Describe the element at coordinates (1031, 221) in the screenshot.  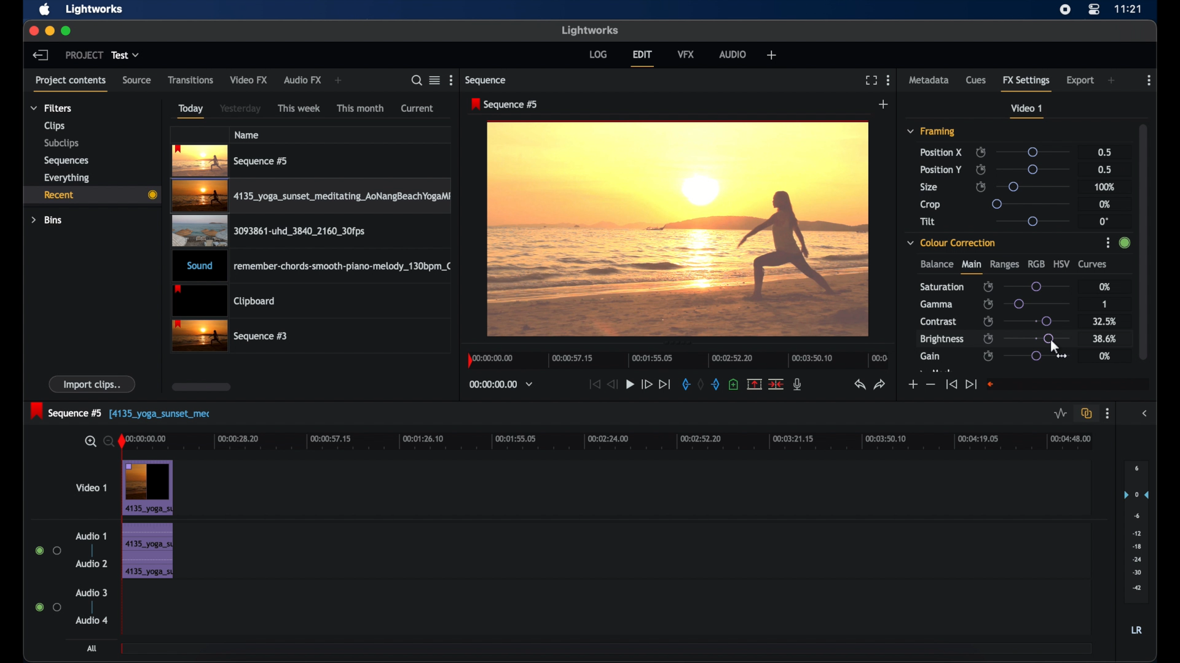
I see `slider` at that location.